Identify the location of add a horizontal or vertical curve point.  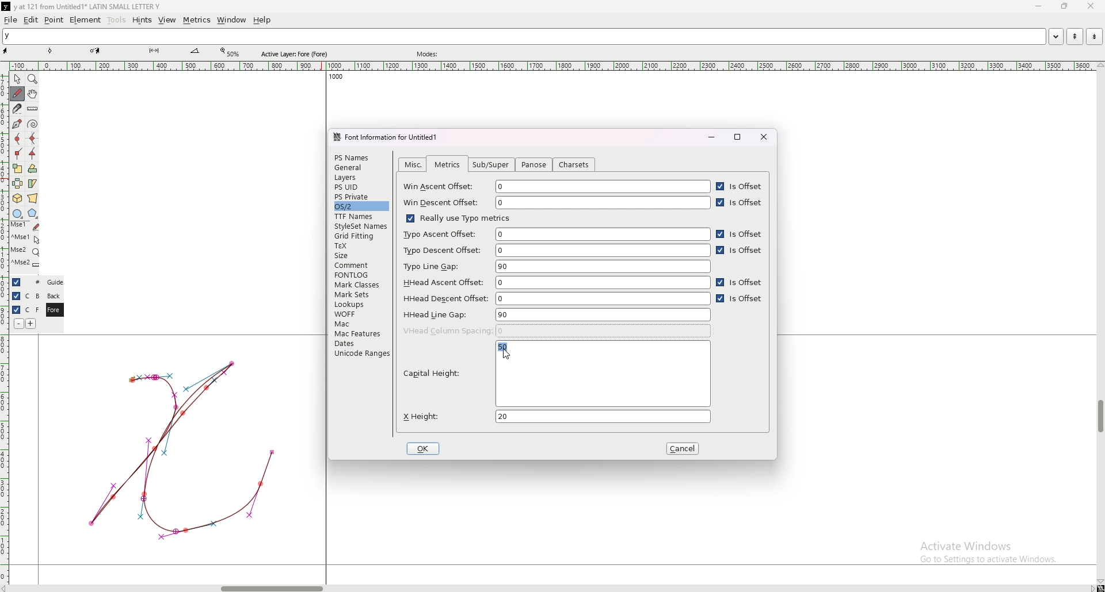
(33, 139).